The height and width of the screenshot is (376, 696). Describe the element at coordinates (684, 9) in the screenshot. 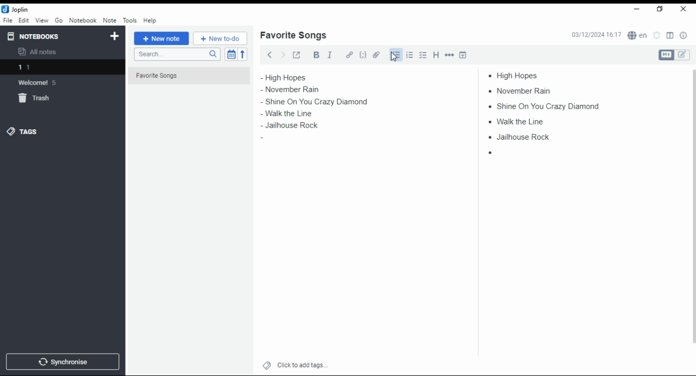

I see `close window` at that location.